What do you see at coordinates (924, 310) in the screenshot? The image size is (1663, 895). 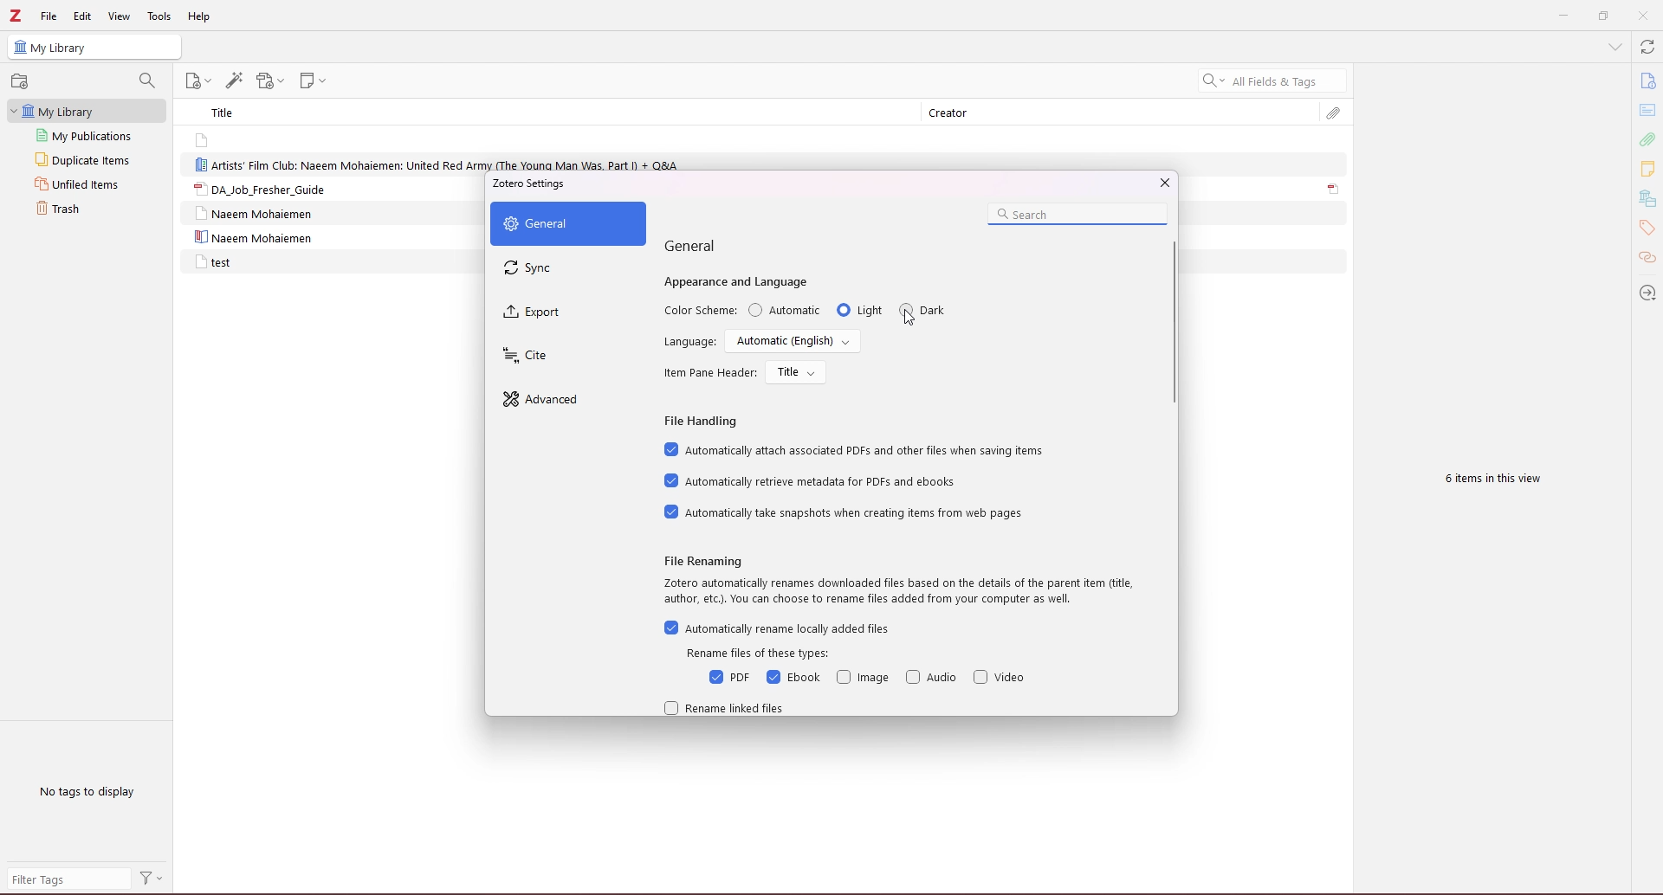 I see `dark` at bounding box center [924, 310].